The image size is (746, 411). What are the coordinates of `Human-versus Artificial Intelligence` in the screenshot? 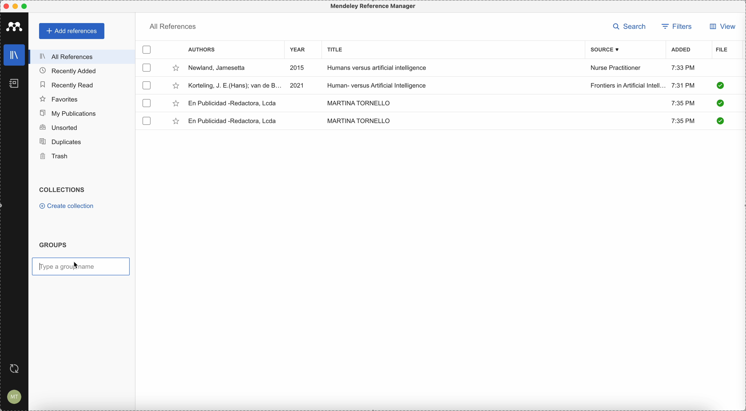 It's located at (382, 84).